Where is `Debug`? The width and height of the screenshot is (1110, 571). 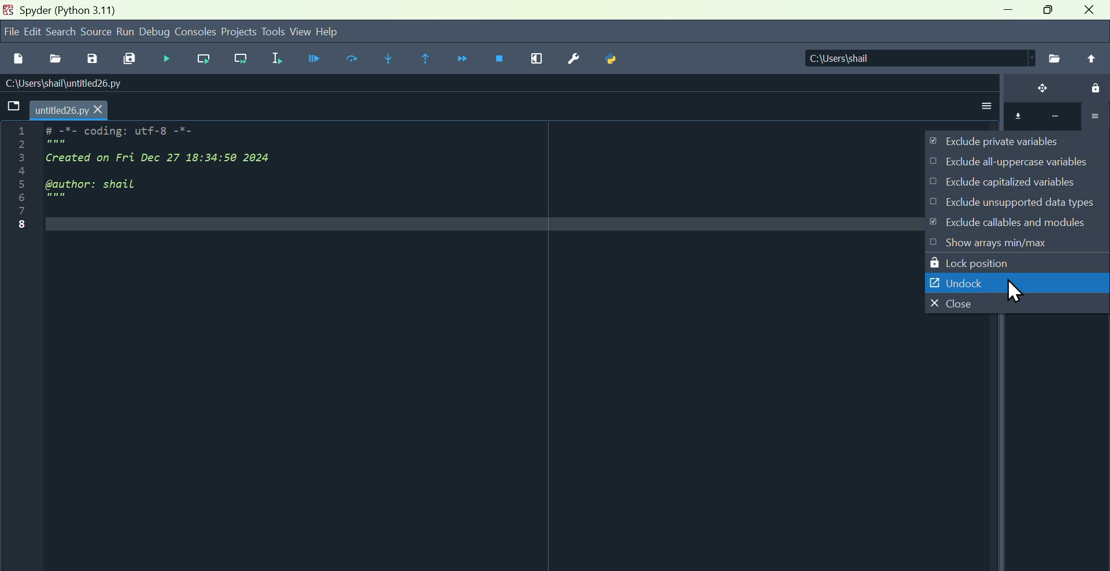 Debug is located at coordinates (156, 32).